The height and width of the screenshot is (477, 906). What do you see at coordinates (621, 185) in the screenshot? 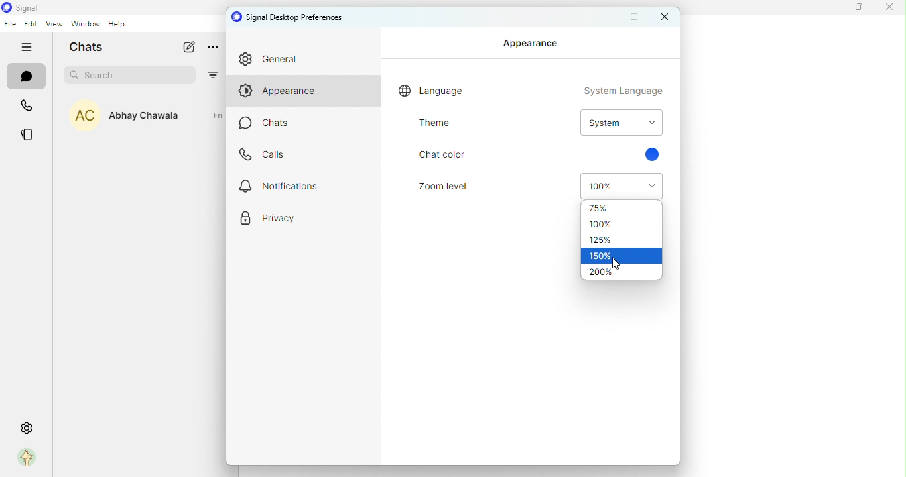
I see `100%` at bounding box center [621, 185].